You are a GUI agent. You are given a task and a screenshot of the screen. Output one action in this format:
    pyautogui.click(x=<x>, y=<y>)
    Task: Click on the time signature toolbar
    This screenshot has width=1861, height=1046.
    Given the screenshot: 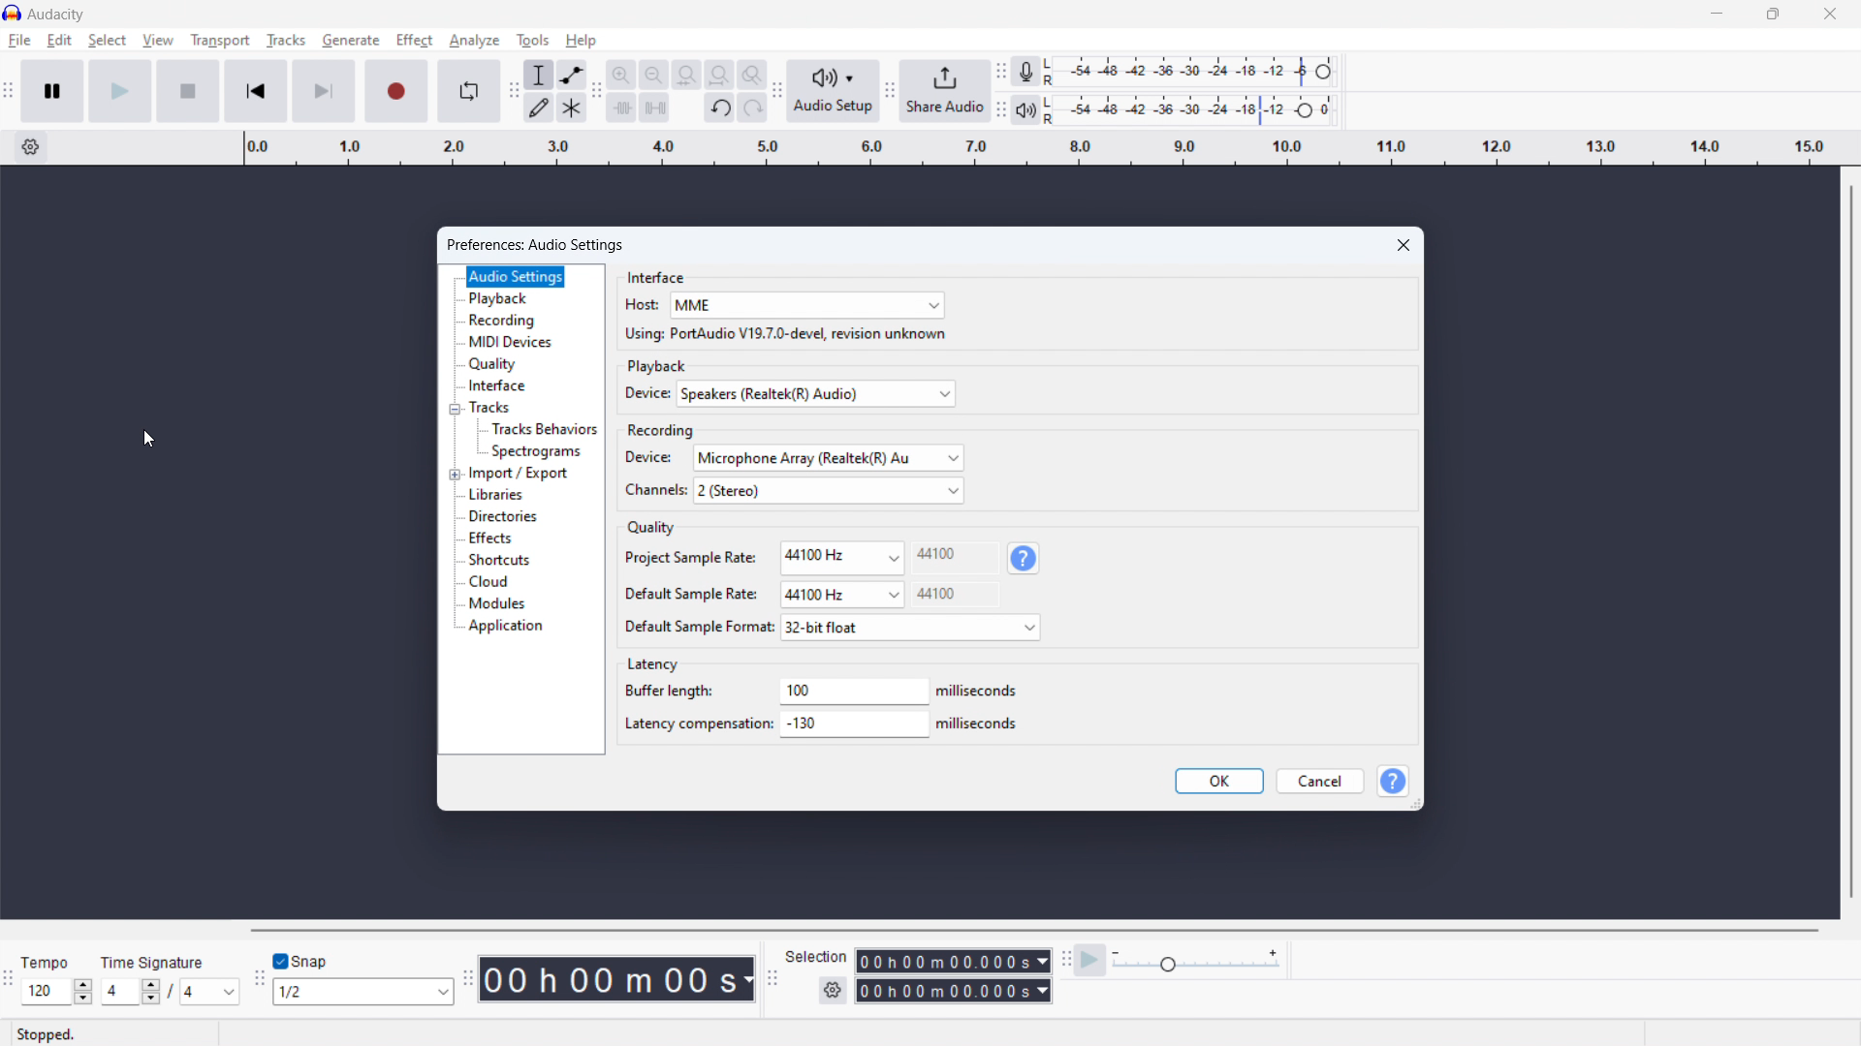 What is the action you would take?
    pyautogui.click(x=8, y=979)
    